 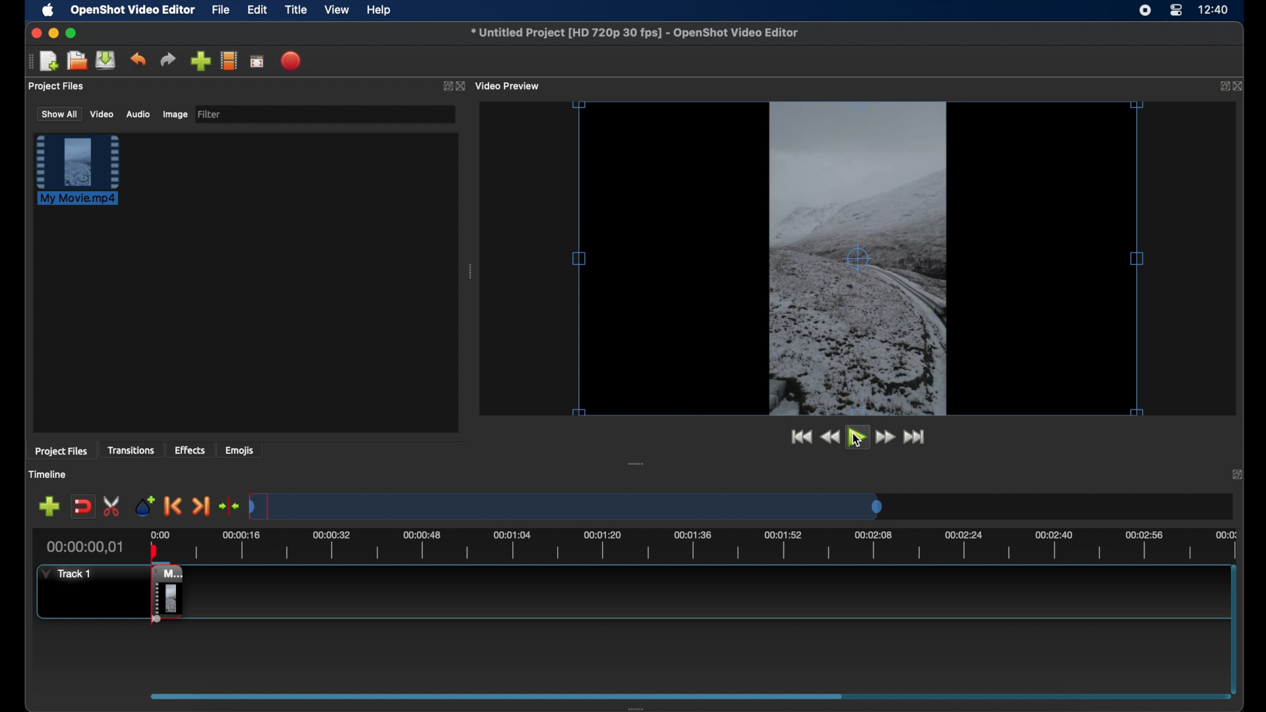 What do you see at coordinates (82, 507) in the screenshot?
I see `disable snapping` at bounding box center [82, 507].